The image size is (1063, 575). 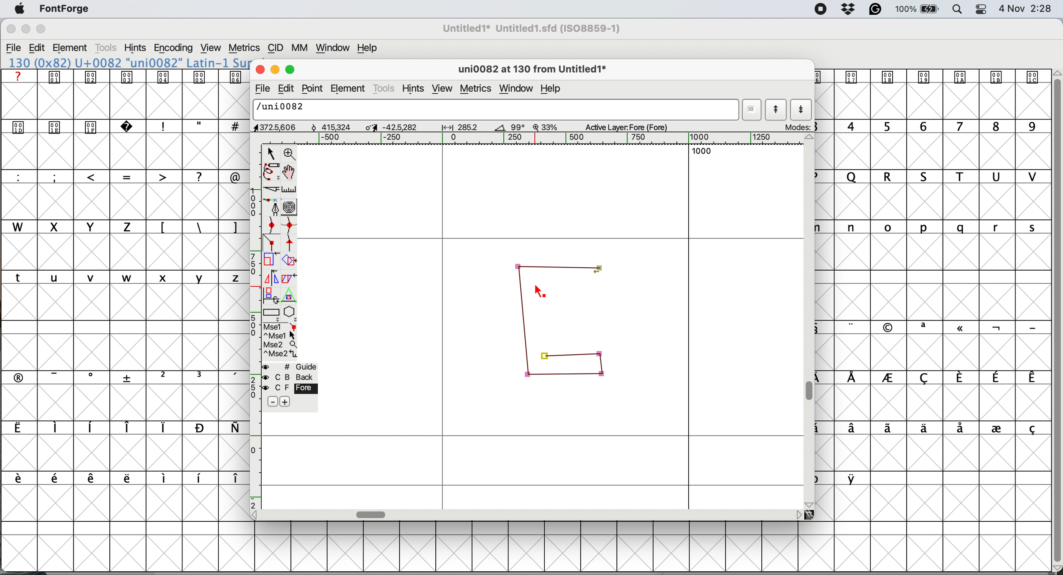 I want to click on rotate the selection, so click(x=290, y=262).